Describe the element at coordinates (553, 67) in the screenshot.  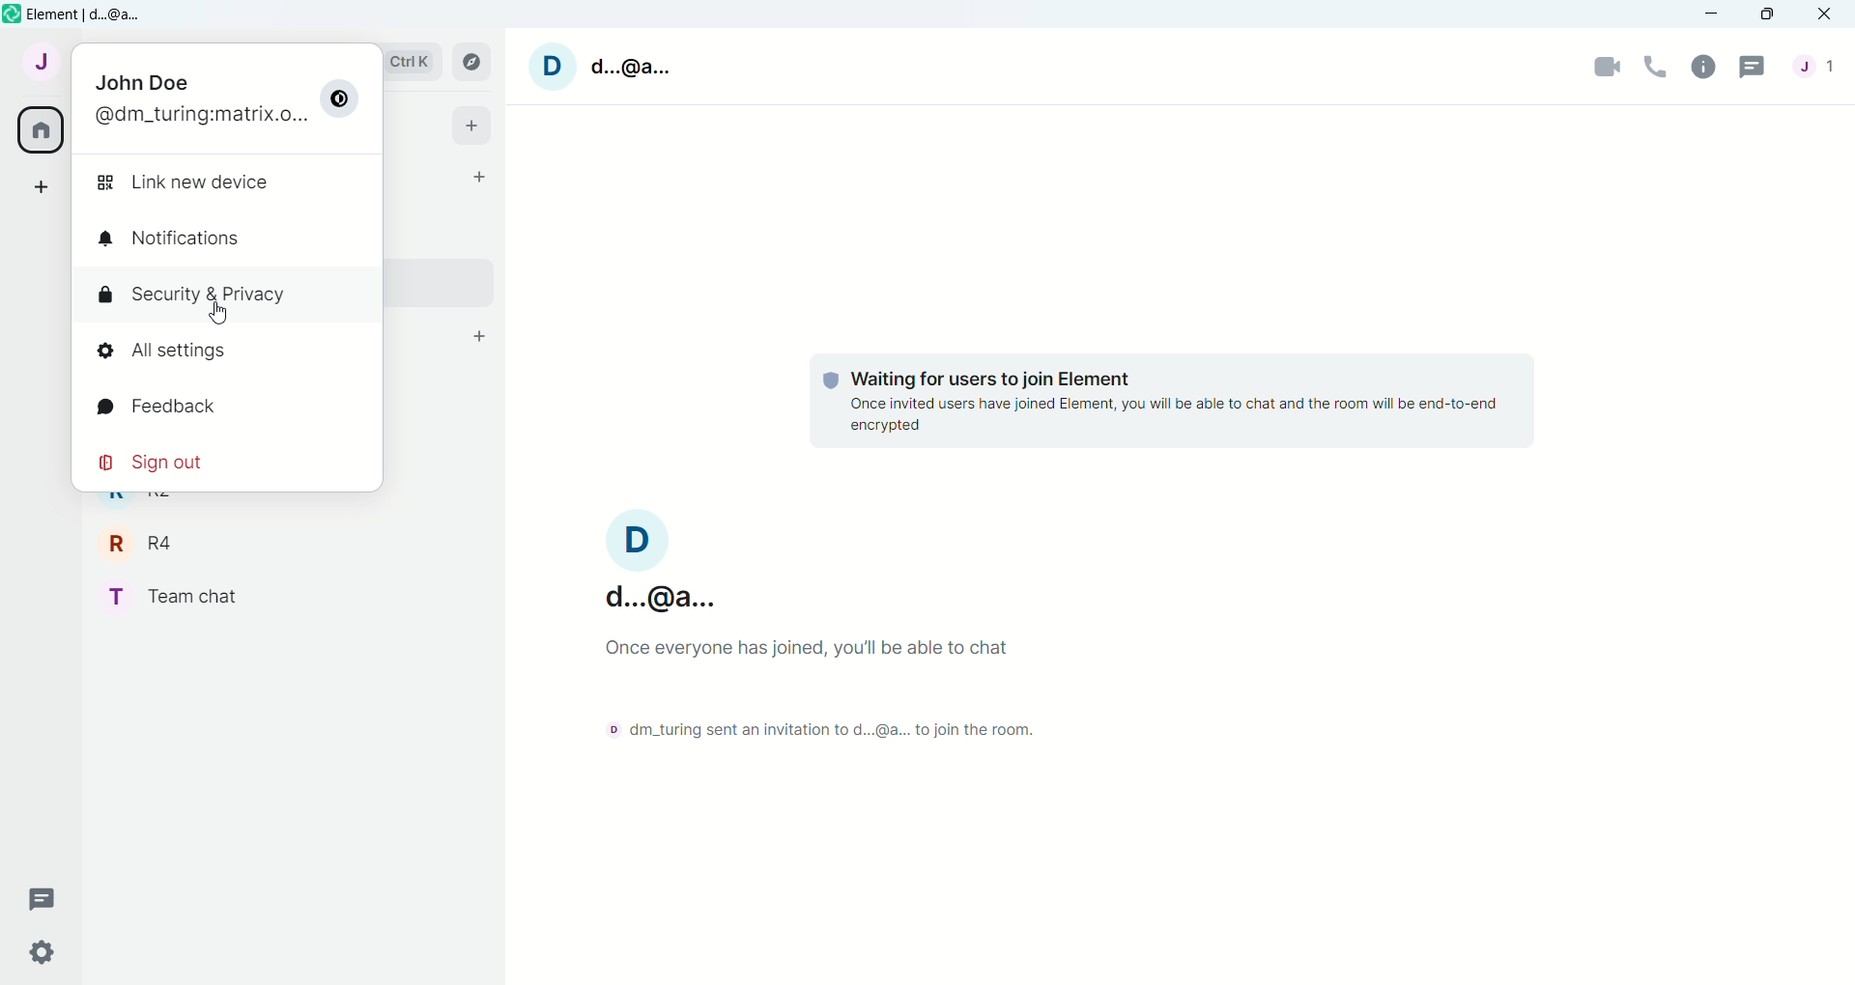
I see `D` at that location.